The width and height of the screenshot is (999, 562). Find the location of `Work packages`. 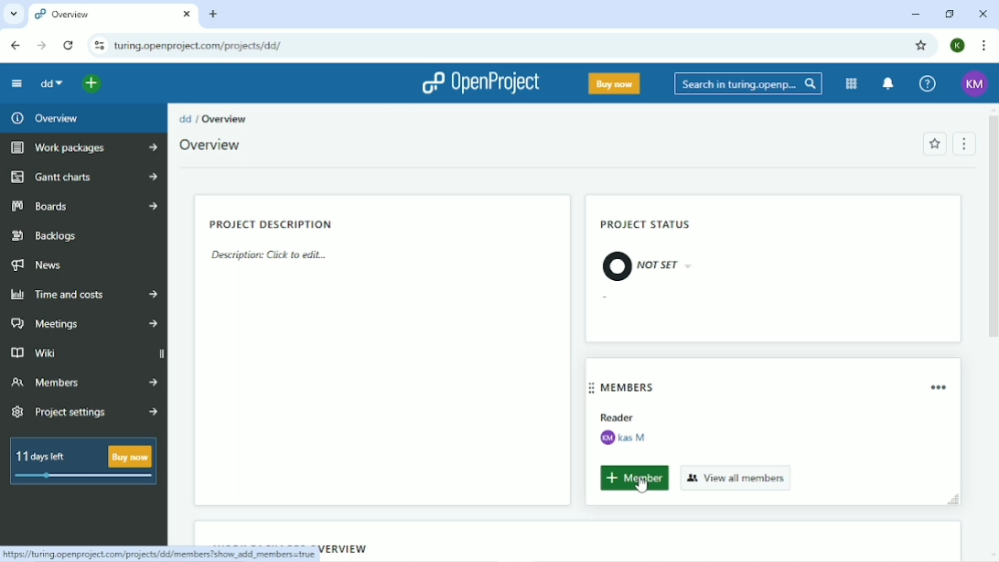

Work packages is located at coordinates (84, 147).